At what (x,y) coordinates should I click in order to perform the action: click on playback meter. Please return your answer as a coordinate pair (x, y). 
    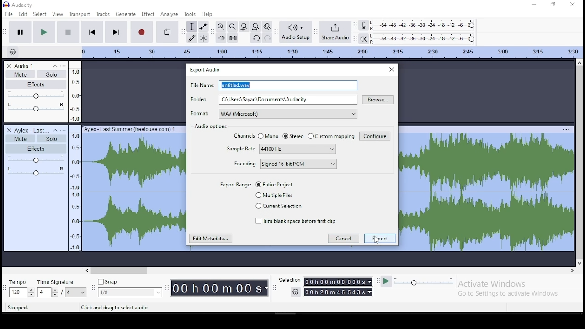
    Looking at the image, I should click on (364, 38).